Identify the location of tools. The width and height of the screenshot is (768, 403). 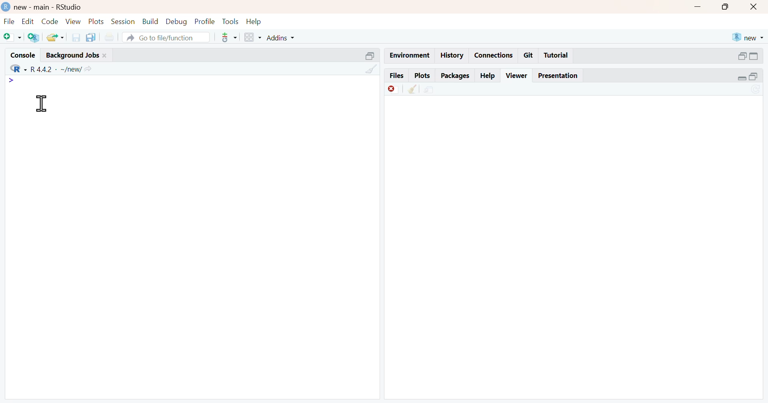
(230, 21).